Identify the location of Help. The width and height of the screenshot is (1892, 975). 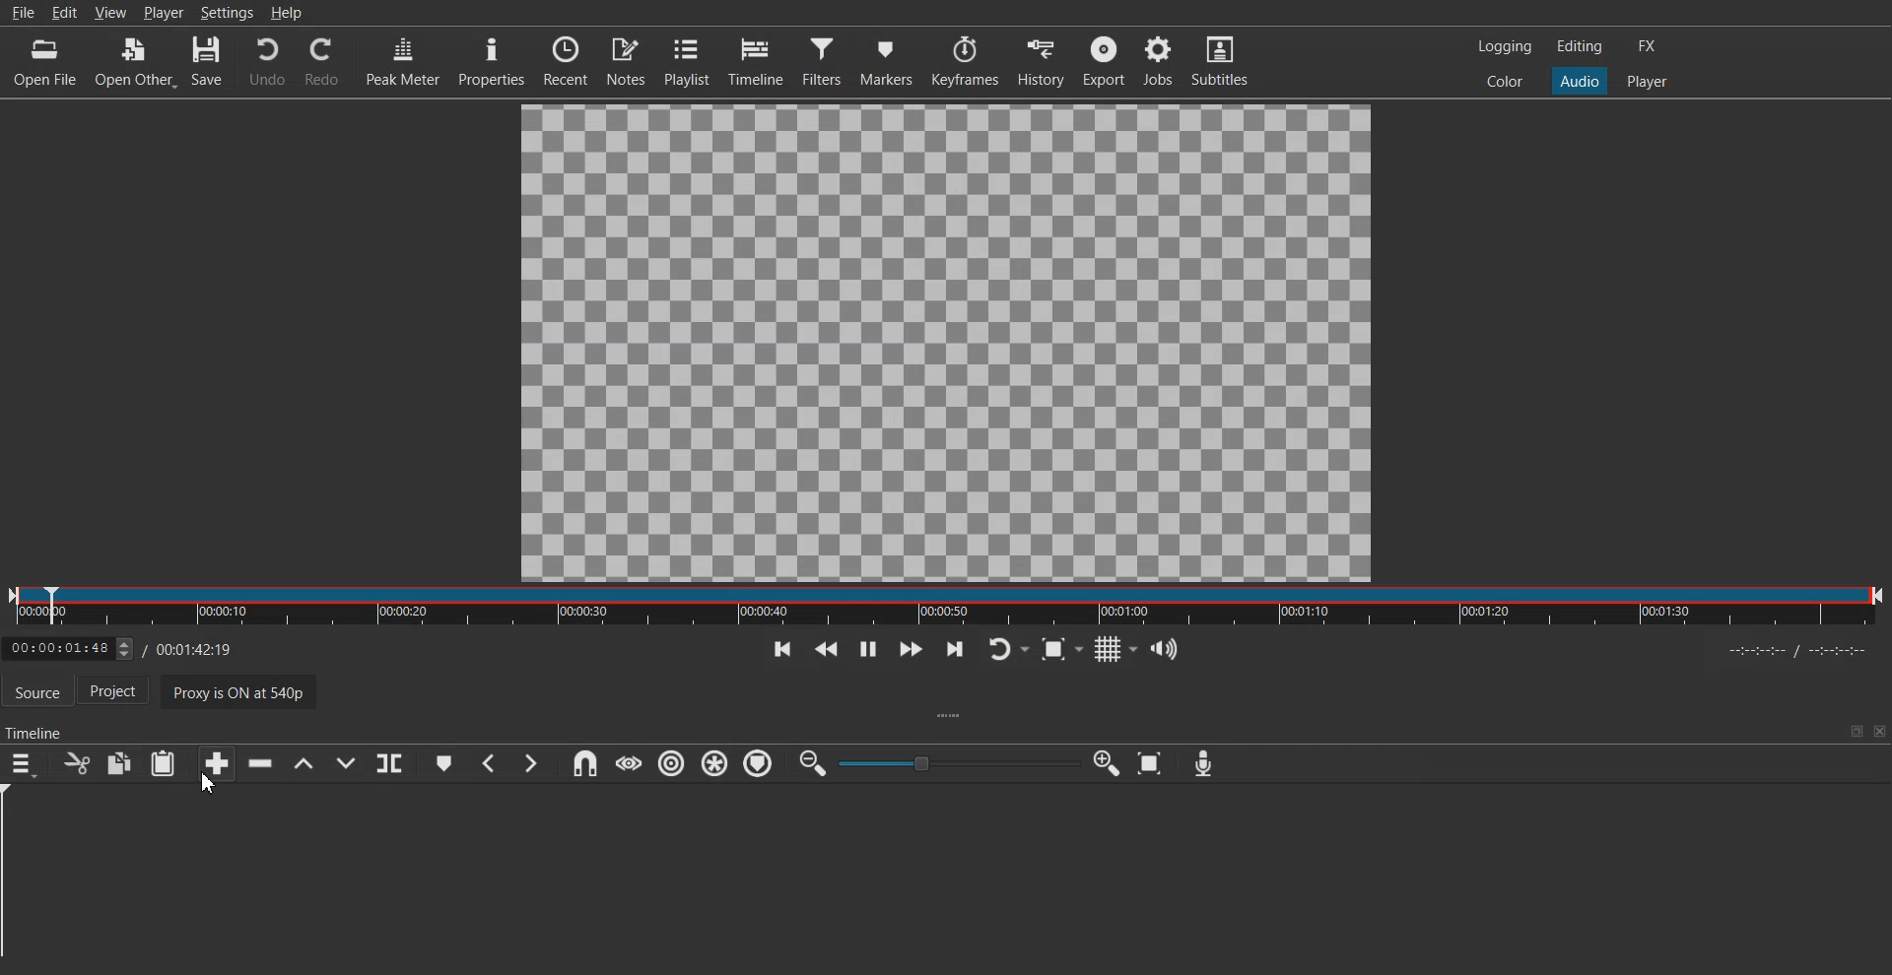
(288, 13).